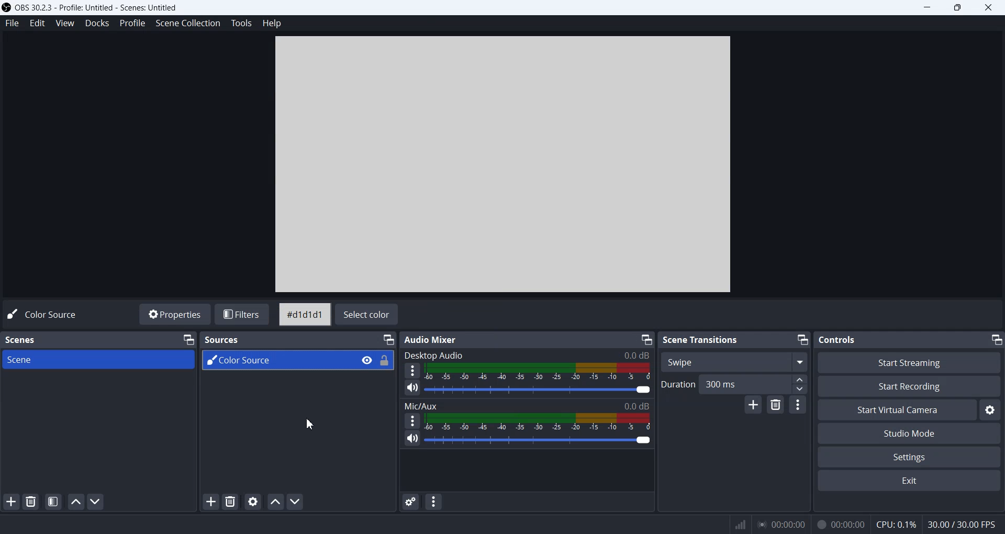 The image size is (1005, 534). I want to click on Volume Indicator, so click(540, 372).